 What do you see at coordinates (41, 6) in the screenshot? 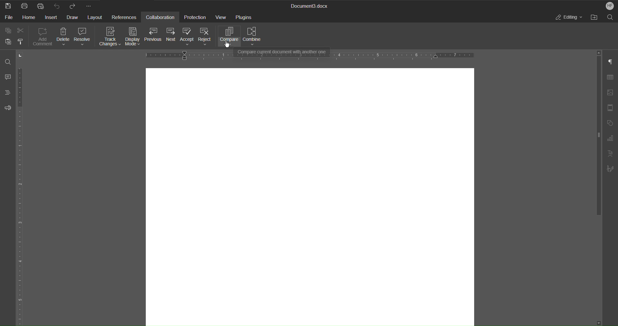
I see `Quick Print` at bounding box center [41, 6].